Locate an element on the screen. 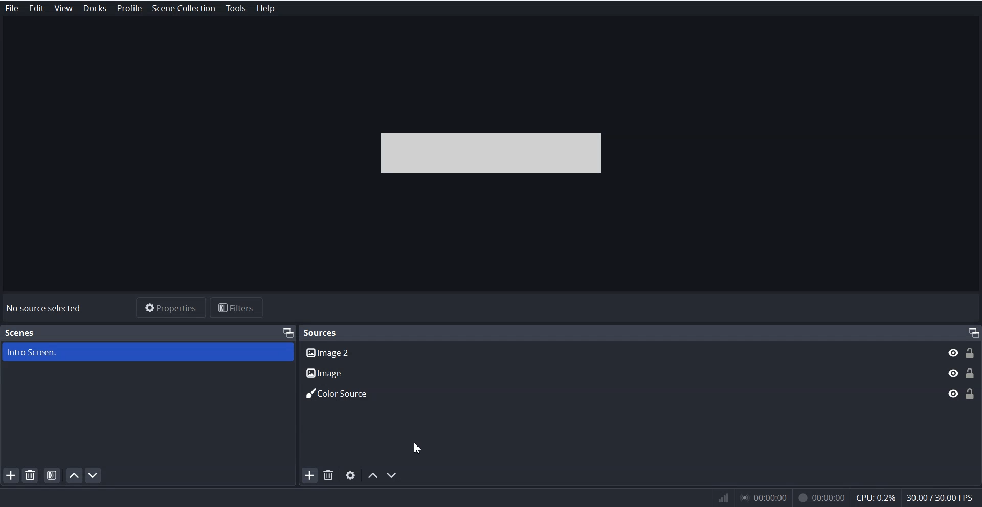 The width and height of the screenshot is (982, 507). Edit is located at coordinates (37, 8).